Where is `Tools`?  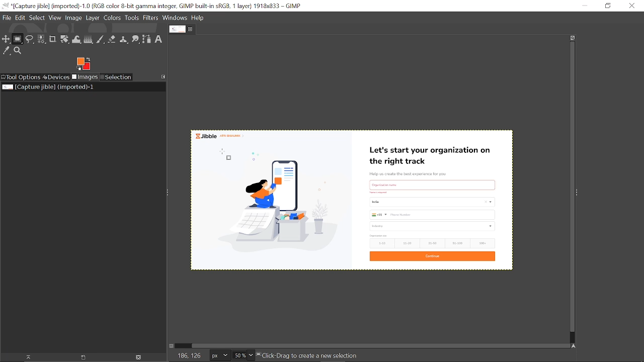 Tools is located at coordinates (132, 18).